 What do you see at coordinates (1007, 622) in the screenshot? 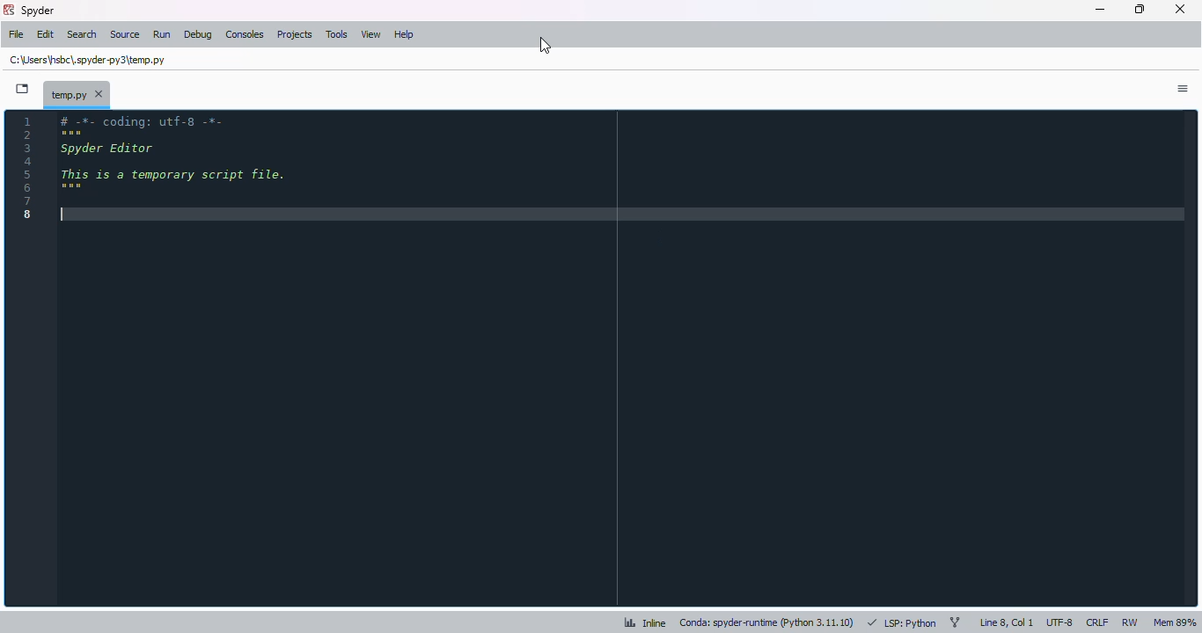
I see `line 8, col 1` at bounding box center [1007, 622].